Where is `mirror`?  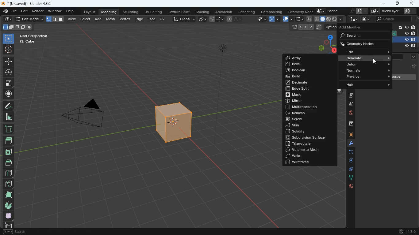
mirror is located at coordinates (306, 101).